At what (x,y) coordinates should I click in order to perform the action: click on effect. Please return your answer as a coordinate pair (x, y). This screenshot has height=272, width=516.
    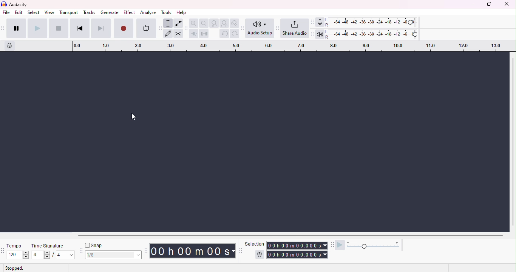
    Looking at the image, I should click on (129, 12).